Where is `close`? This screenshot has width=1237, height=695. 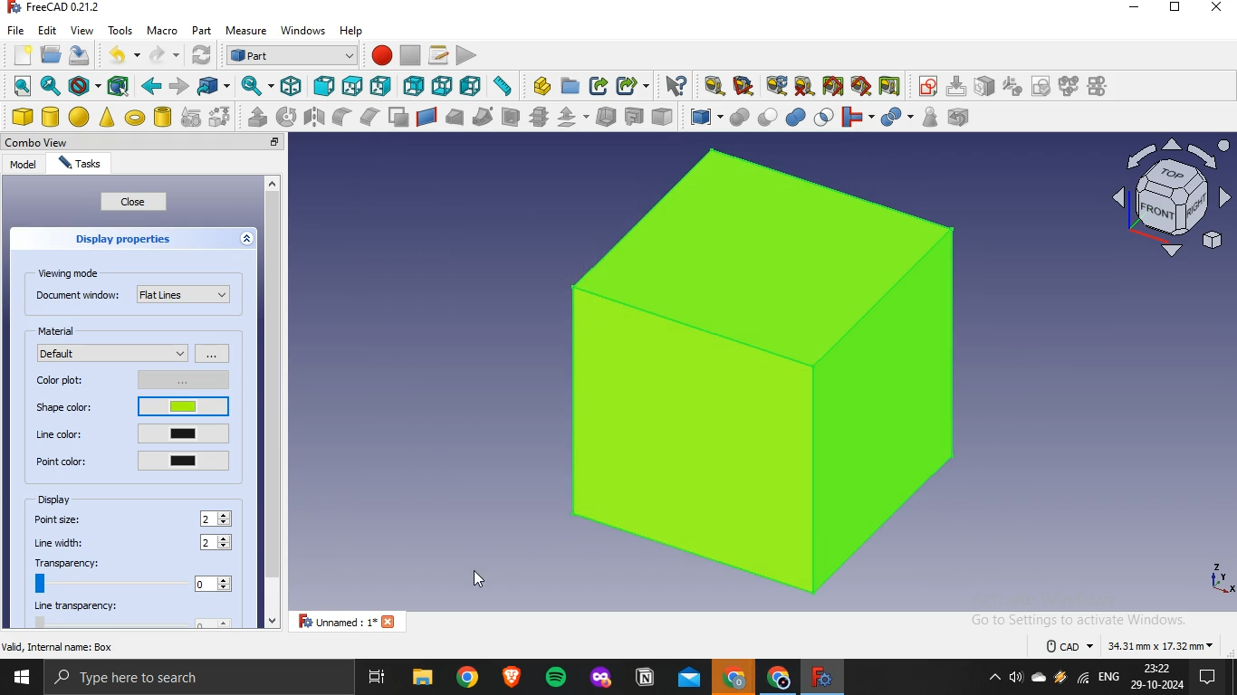 close is located at coordinates (1218, 8).